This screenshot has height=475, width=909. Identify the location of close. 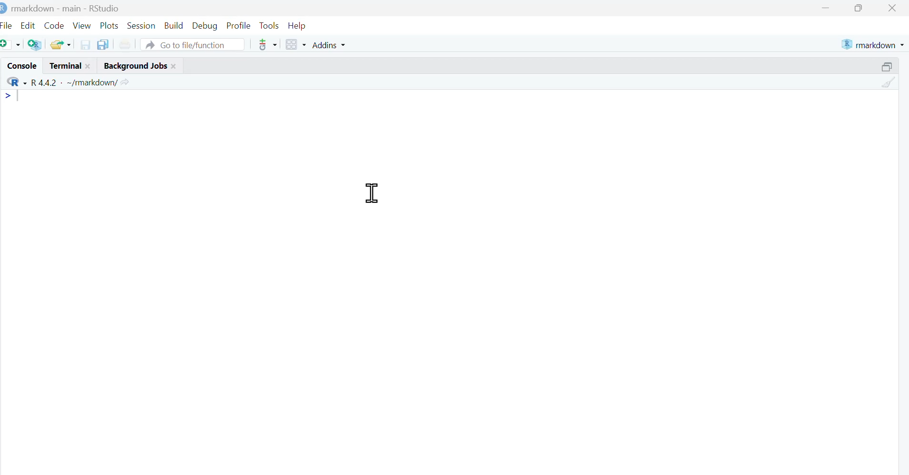
(175, 65).